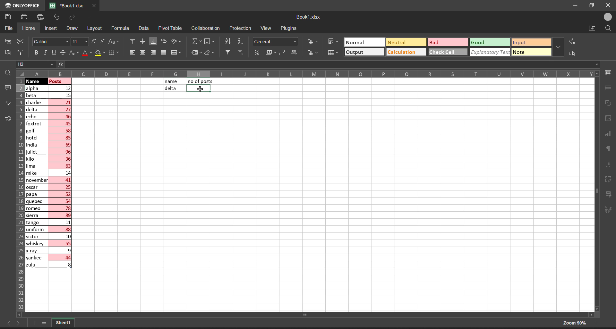  I want to click on underline, so click(53, 52).